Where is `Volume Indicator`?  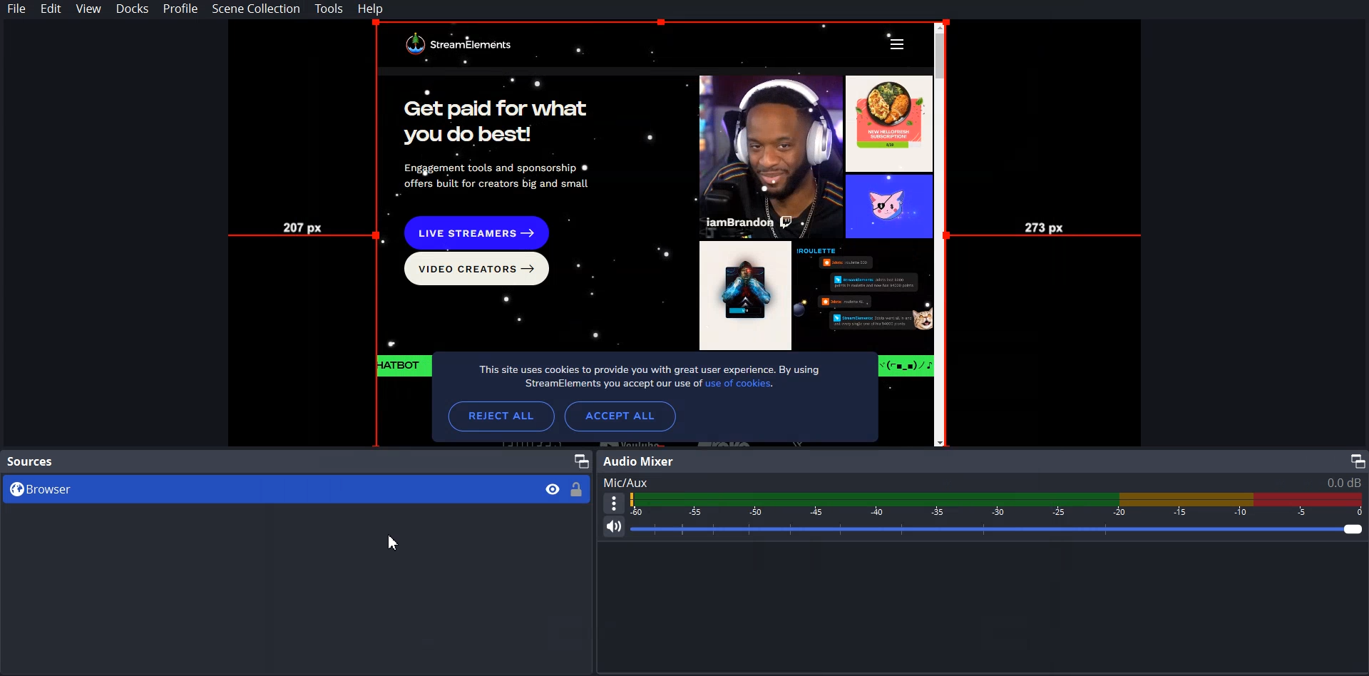 Volume Indicator is located at coordinates (998, 506).